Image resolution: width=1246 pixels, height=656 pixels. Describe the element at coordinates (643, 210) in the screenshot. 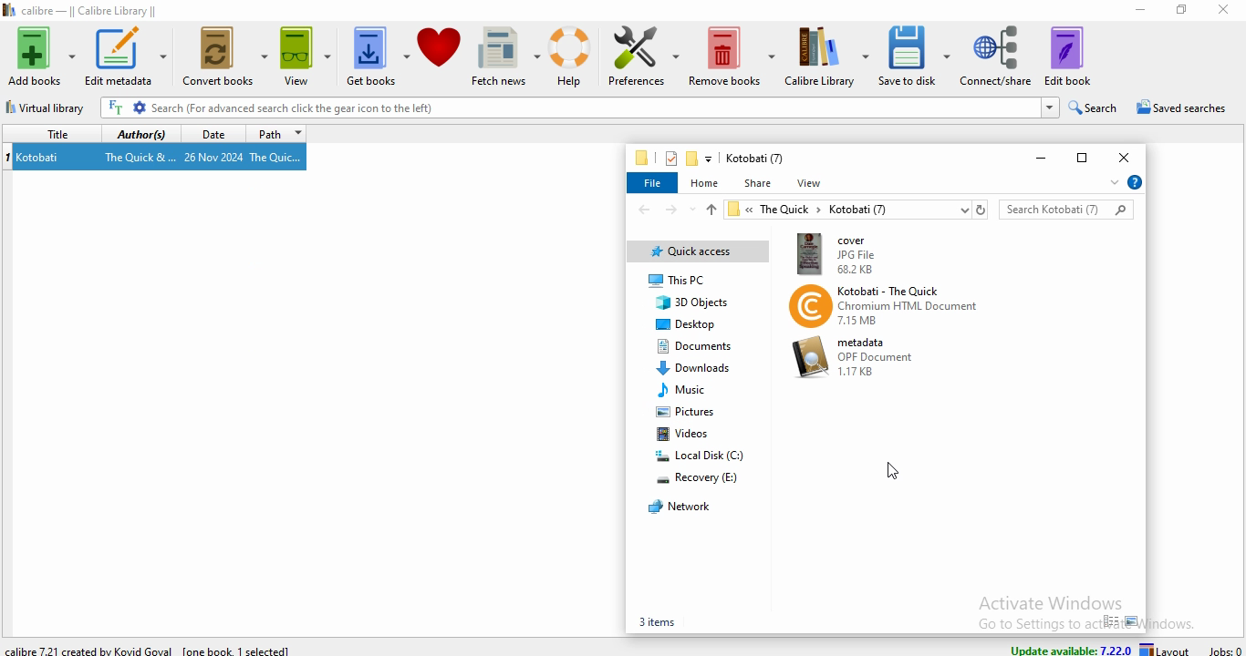

I see `back file path` at that location.